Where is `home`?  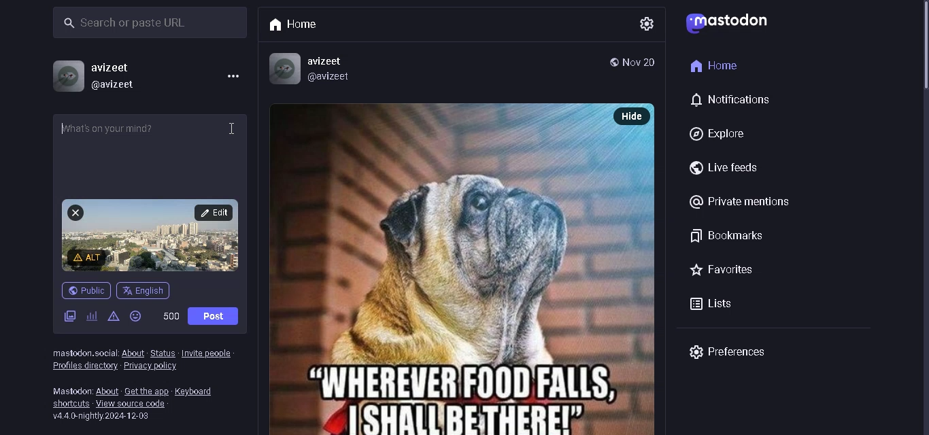
home is located at coordinates (712, 64).